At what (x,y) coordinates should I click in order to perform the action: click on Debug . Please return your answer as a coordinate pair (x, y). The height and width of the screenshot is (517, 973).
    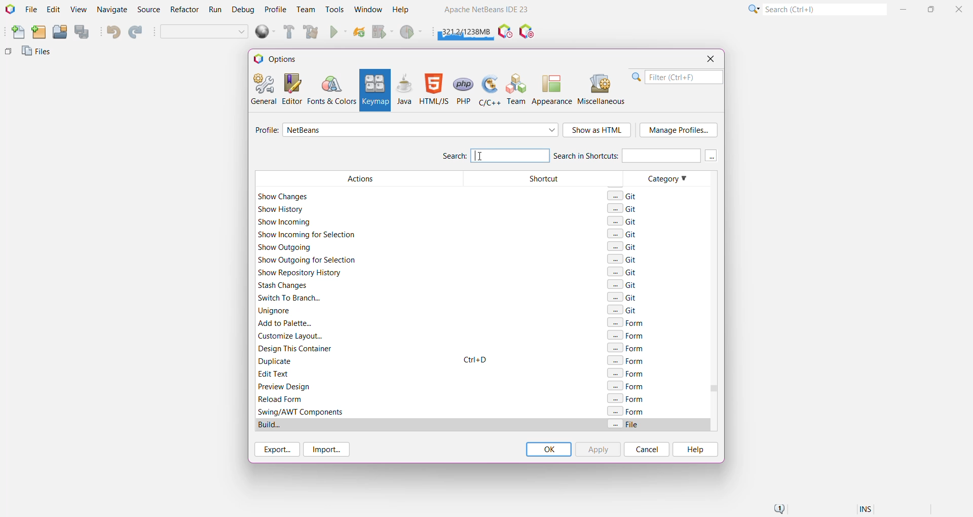
    Looking at the image, I should click on (242, 10).